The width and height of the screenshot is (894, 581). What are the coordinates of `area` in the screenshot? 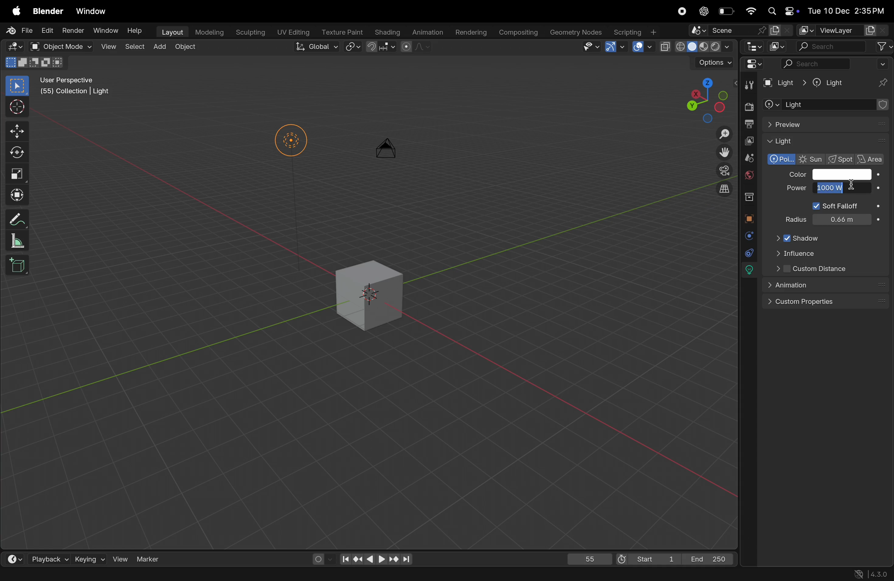 It's located at (872, 158).